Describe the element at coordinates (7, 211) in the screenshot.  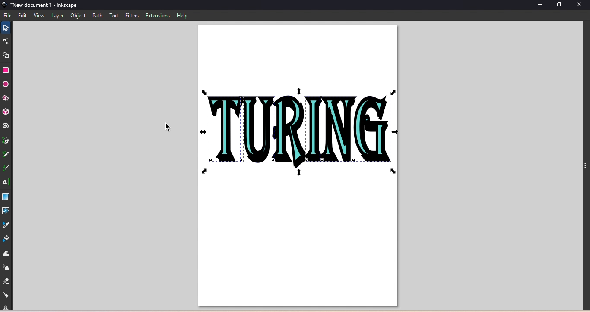
I see `Mesh tool` at that location.